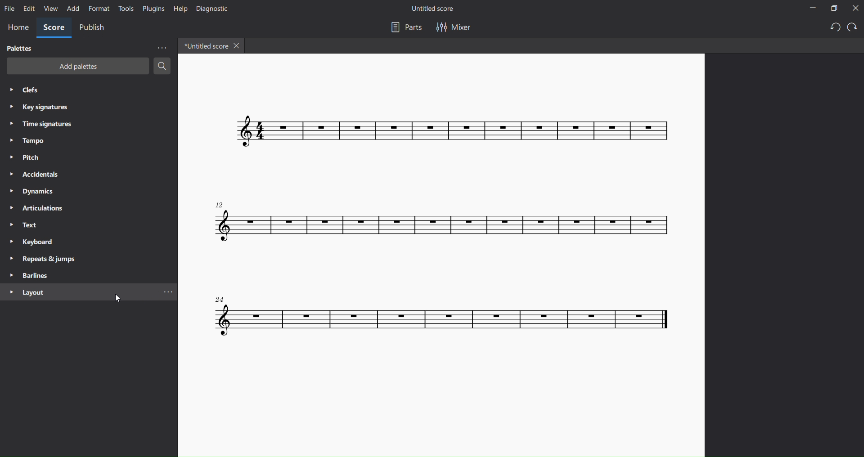 The width and height of the screenshot is (864, 457). Describe the element at coordinates (447, 222) in the screenshot. I see `score` at that location.